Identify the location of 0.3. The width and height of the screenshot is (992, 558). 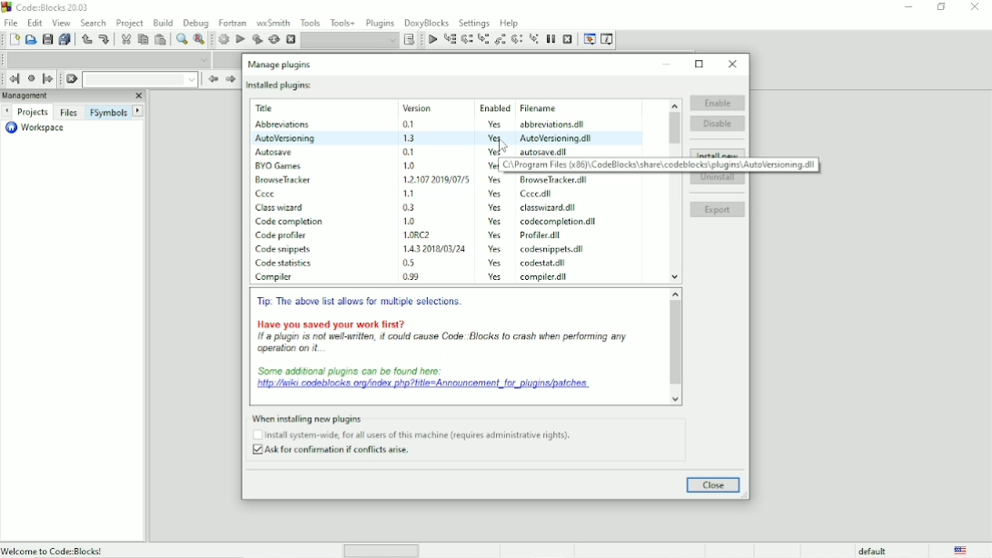
(410, 207).